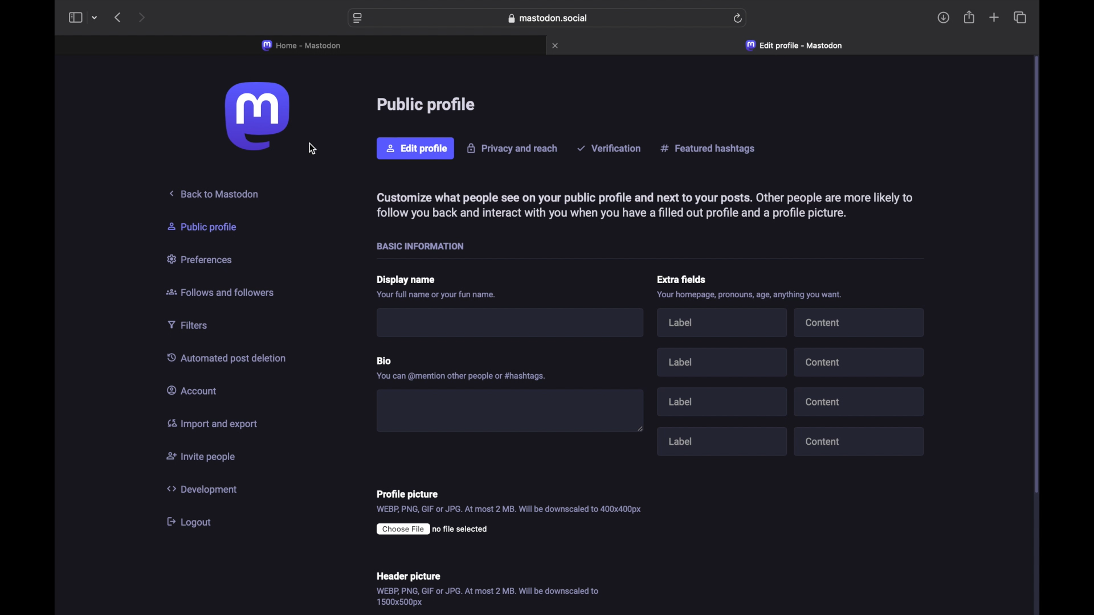 Image resolution: width=1094 pixels, height=615 pixels. Describe the element at coordinates (212, 423) in the screenshot. I see `import and export` at that location.